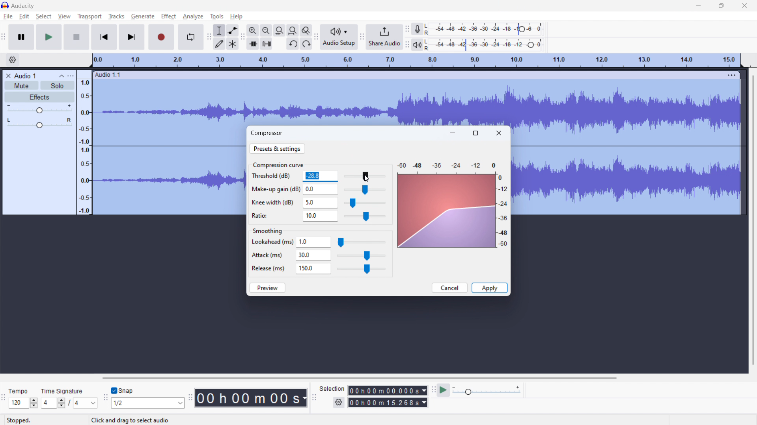 This screenshot has height=425, width=757. I want to click on curve preview, so click(445, 212).